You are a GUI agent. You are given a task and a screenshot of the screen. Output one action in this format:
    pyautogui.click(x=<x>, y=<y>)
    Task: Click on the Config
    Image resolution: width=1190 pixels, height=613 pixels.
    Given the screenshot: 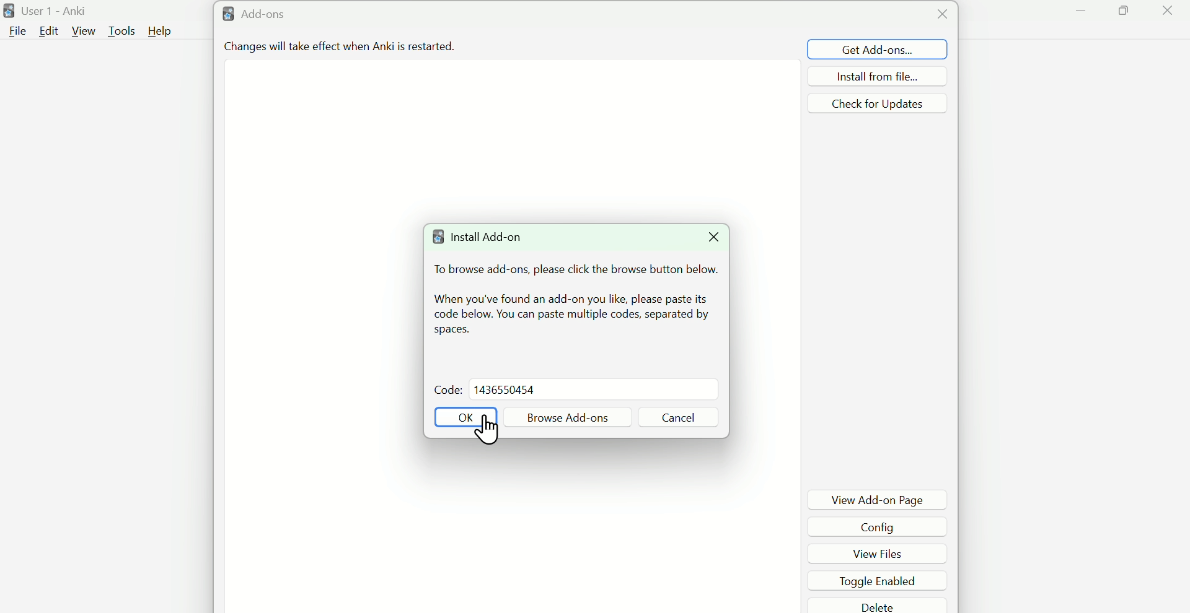 What is the action you would take?
    pyautogui.click(x=882, y=526)
    